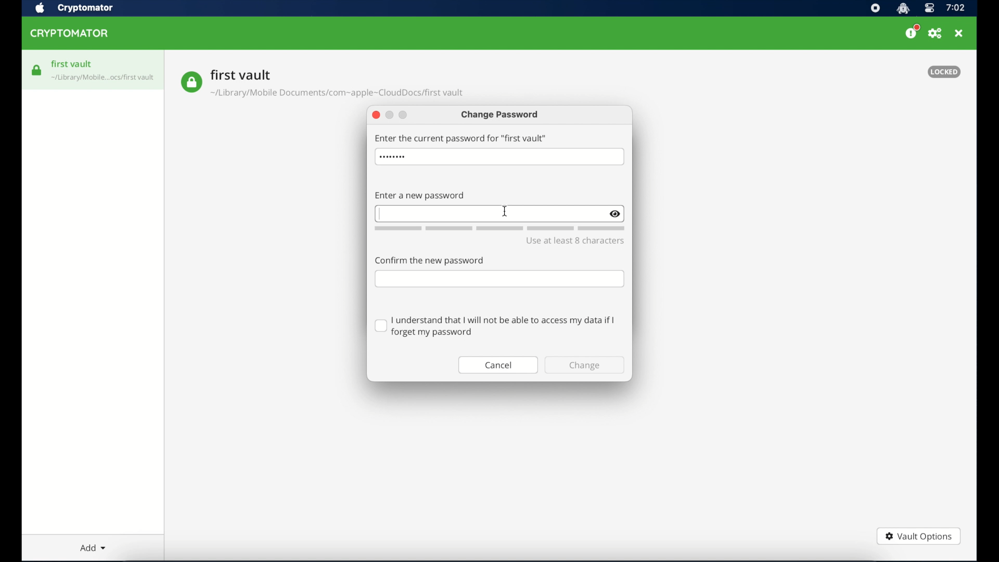 The width and height of the screenshot is (999, 562). Describe the element at coordinates (499, 228) in the screenshot. I see `word count` at that location.